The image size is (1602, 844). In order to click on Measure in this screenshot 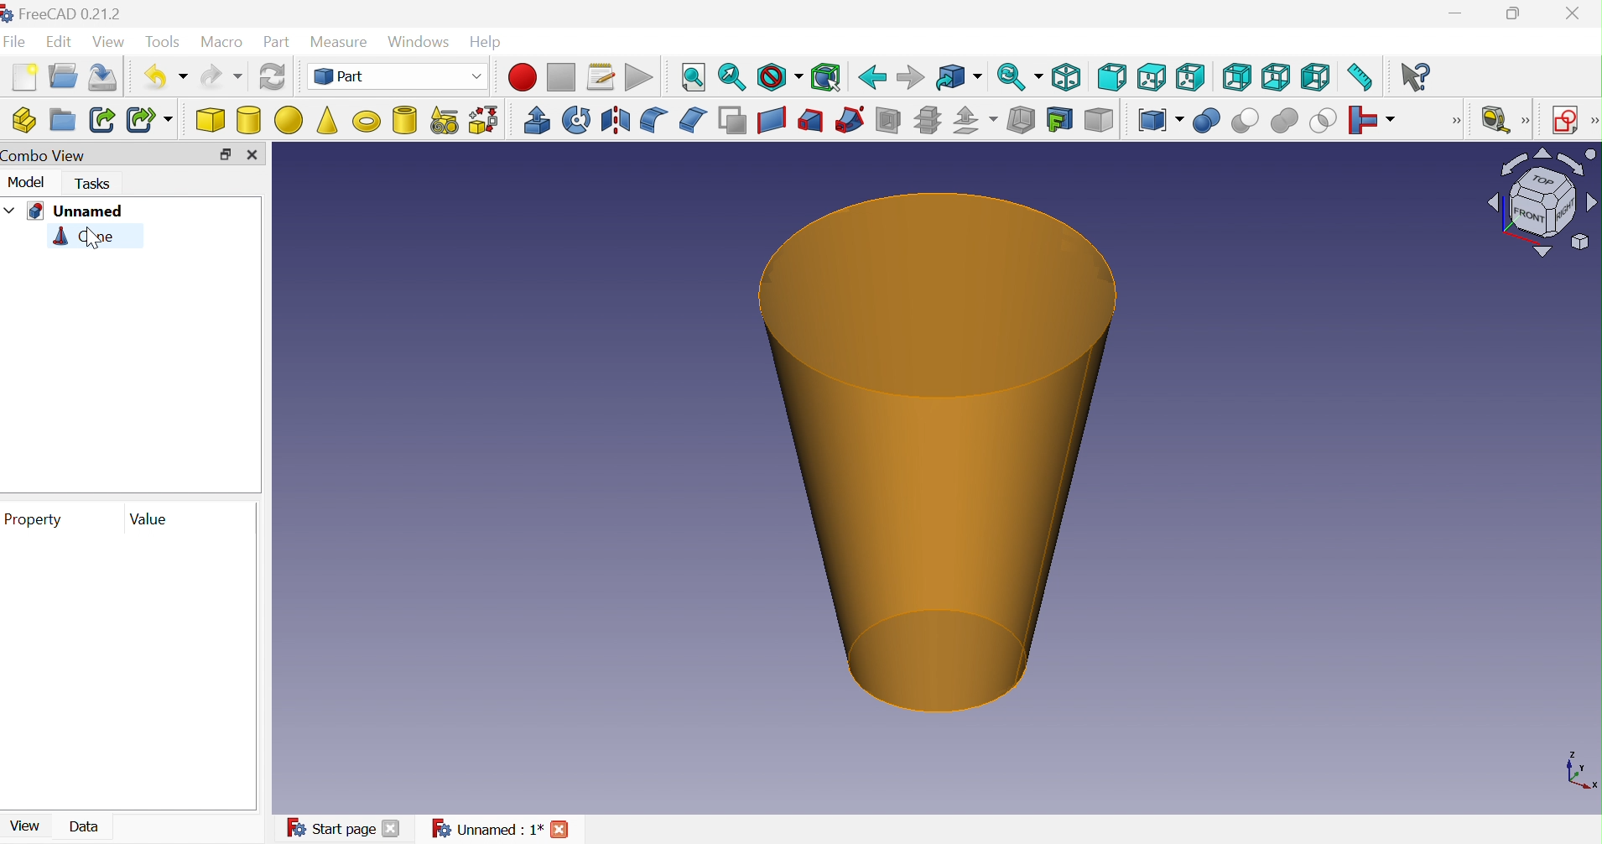, I will do `click(338, 40)`.